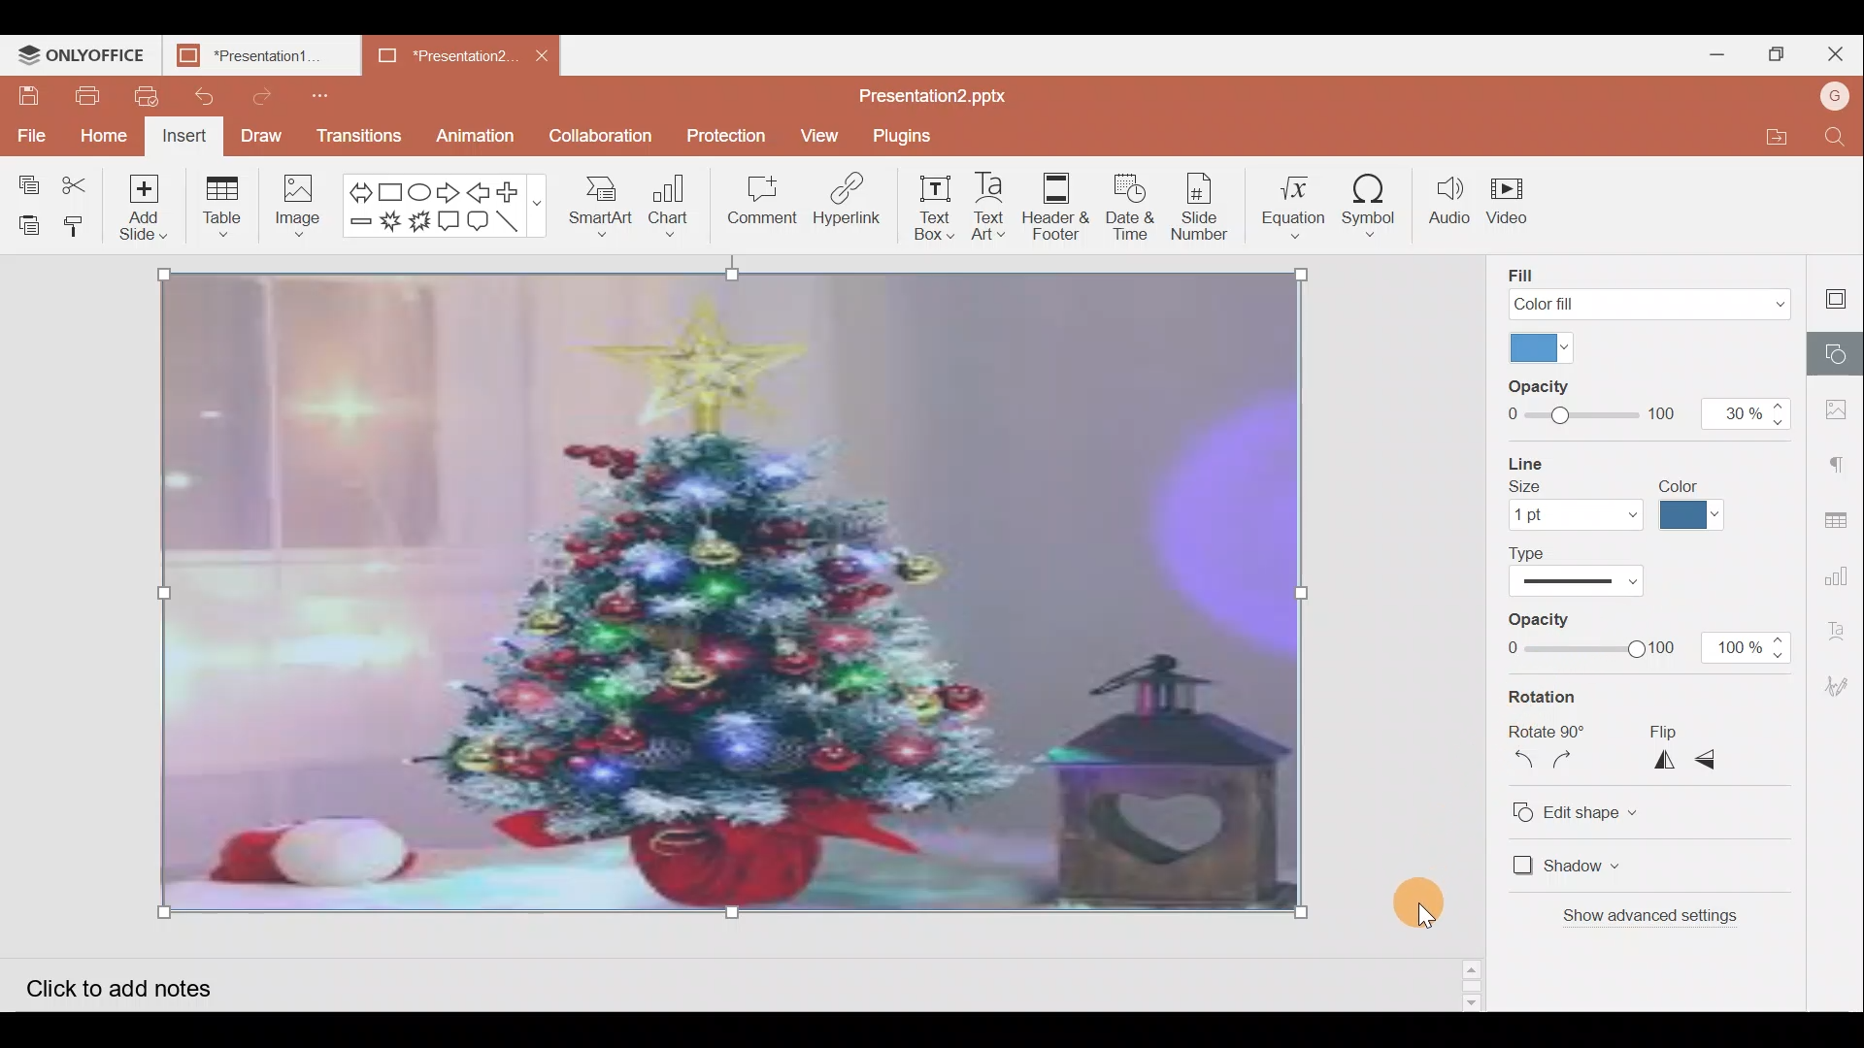 The image size is (1864, 1048). I want to click on Shadow, so click(1567, 867).